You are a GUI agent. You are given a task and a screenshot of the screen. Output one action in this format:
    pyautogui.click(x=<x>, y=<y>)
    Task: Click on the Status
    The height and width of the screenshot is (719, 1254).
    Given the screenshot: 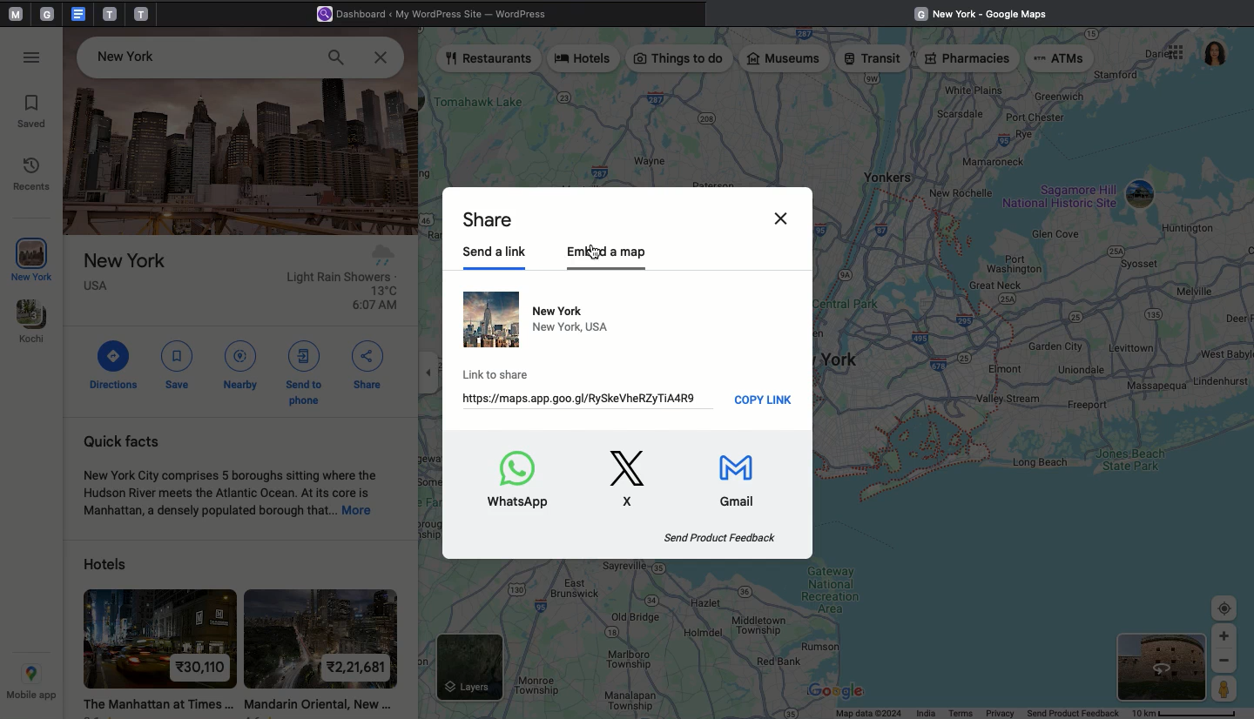 What is the action you would take?
    pyautogui.click(x=836, y=713)
    